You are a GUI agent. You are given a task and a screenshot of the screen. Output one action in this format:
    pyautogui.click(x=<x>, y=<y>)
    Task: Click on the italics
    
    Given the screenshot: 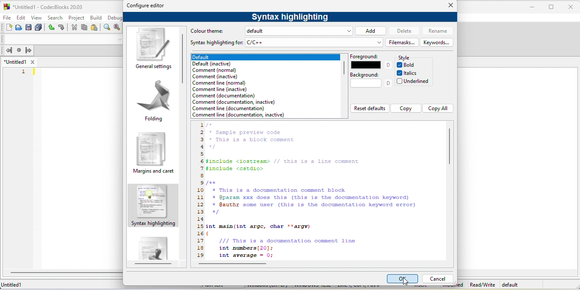 What is the action you would take?
    pyautogui.click(x=409, y=73)
    